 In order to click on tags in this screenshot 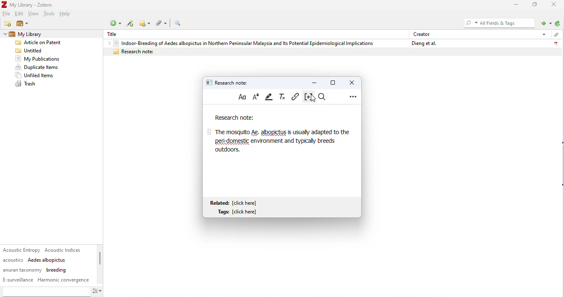, I will do `click(47, 265)`.